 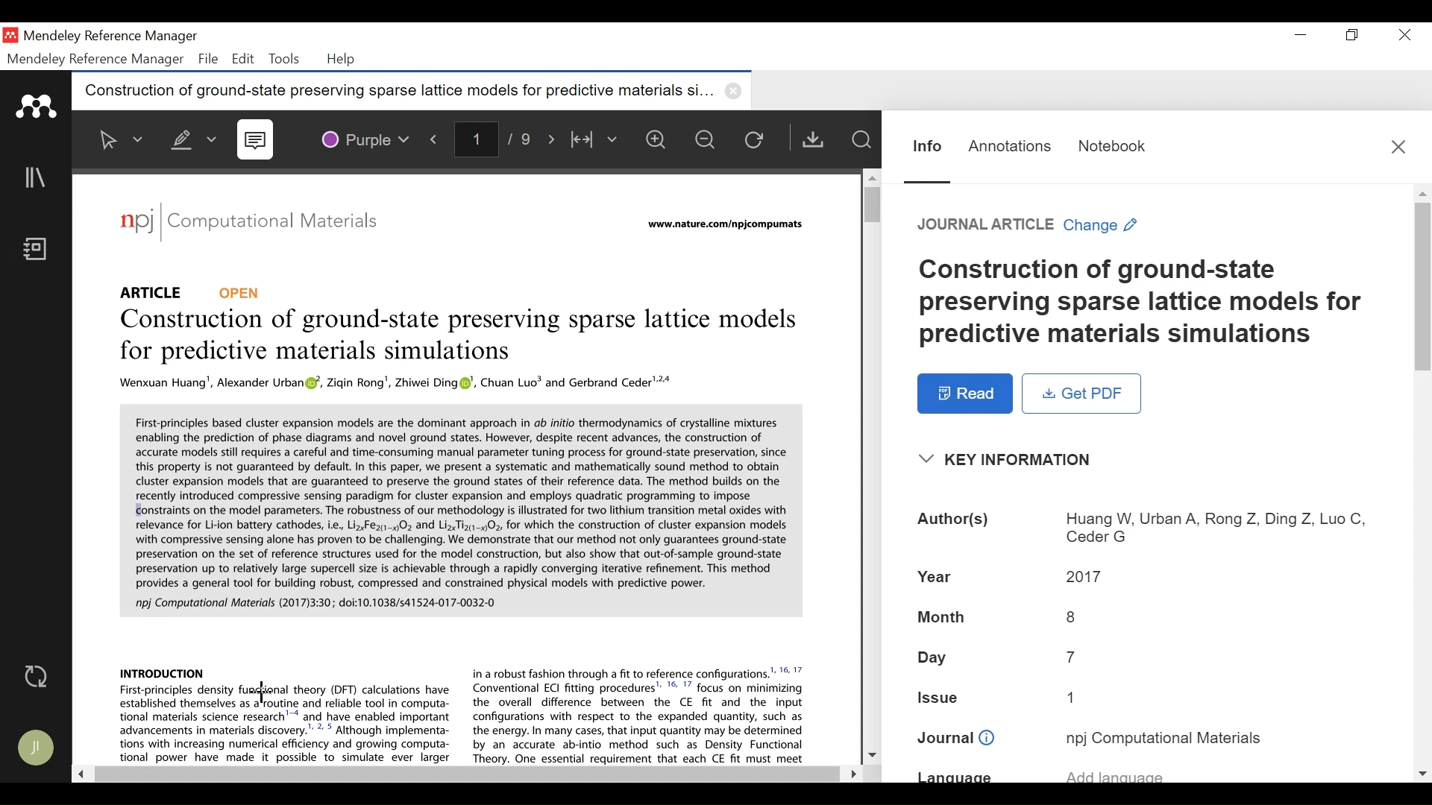 I want to click on Scroll down, so click(x=872, y=756).